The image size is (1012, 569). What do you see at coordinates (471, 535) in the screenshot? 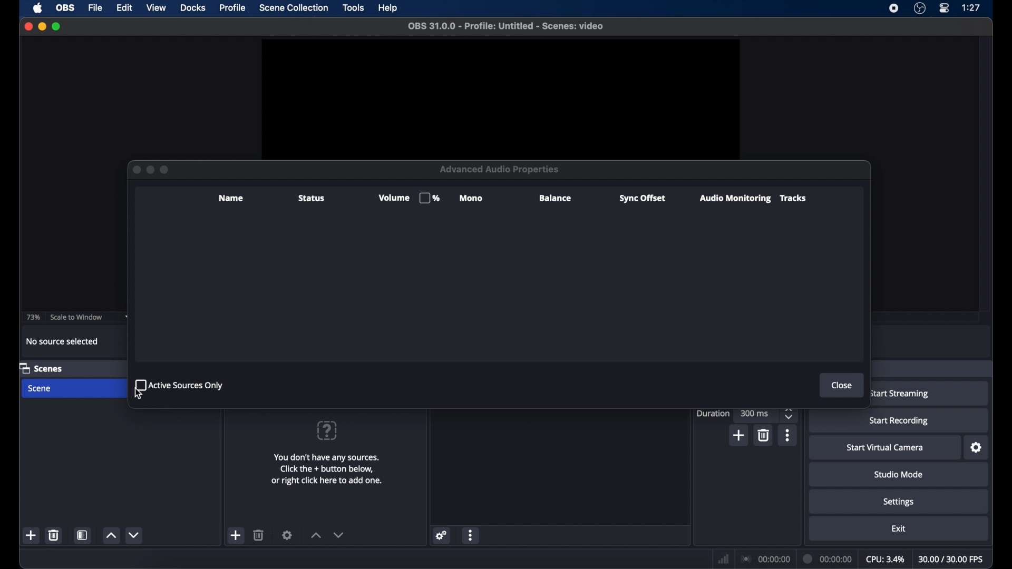
I see `more options` at bounding box center [471, 535].